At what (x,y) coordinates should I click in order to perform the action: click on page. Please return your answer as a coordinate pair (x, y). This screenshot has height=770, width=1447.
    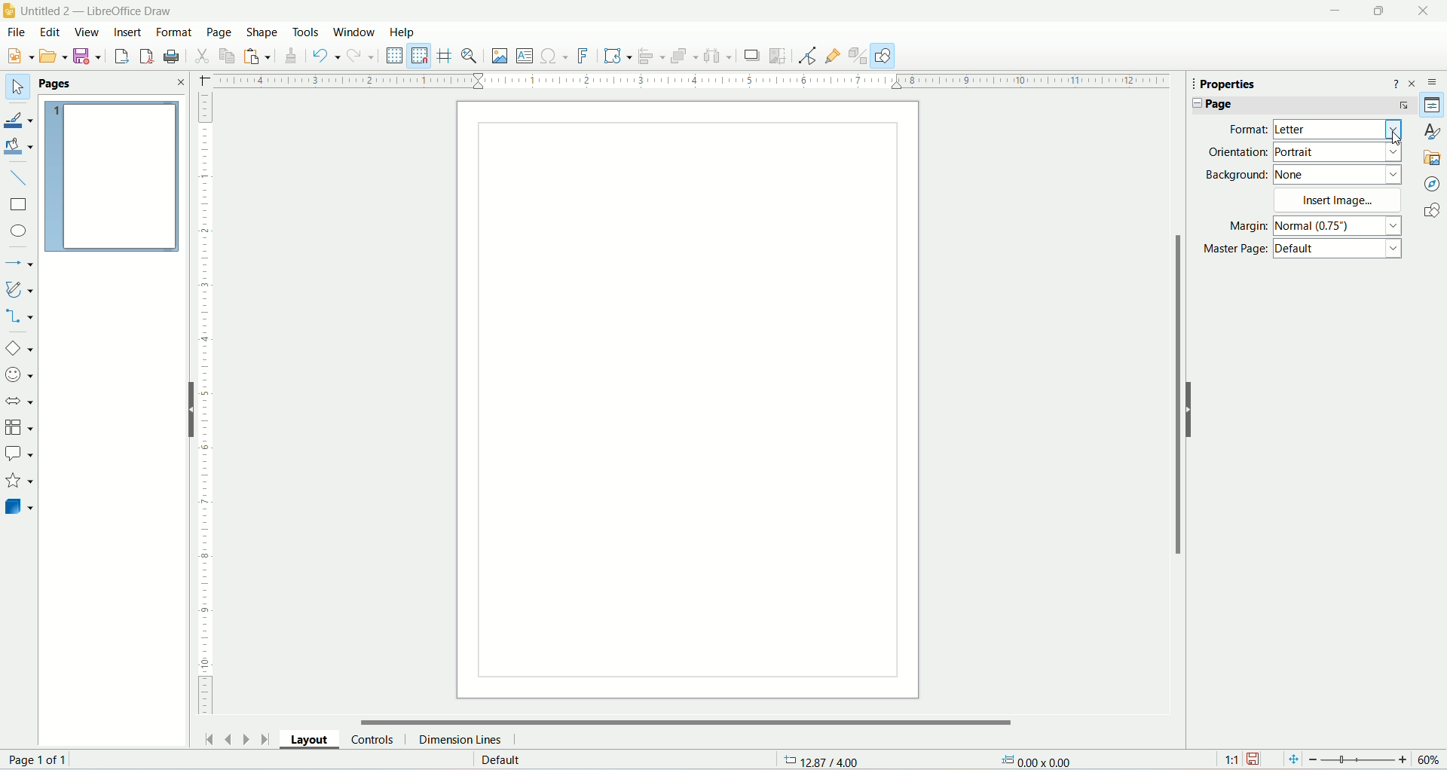
    Looking at the image, I should click on (1297, 106).